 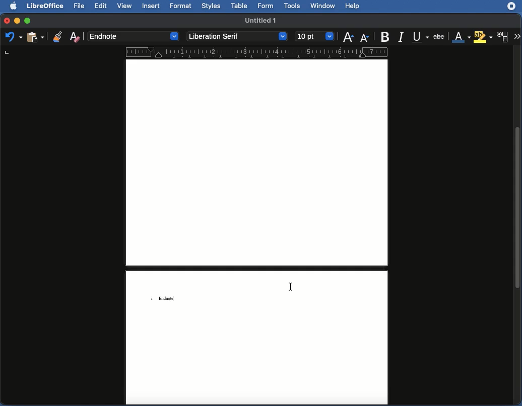 What do you see at coordinates (518, 226) in the screenshot?
I see `Scroll` at bounding box center [518, 226].